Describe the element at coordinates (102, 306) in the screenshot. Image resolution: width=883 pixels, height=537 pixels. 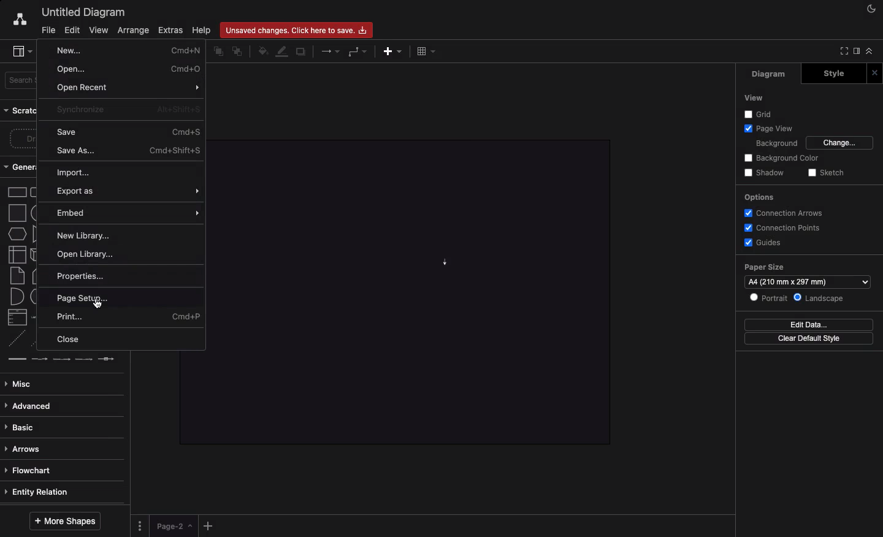
I see `Cursor` at that location.